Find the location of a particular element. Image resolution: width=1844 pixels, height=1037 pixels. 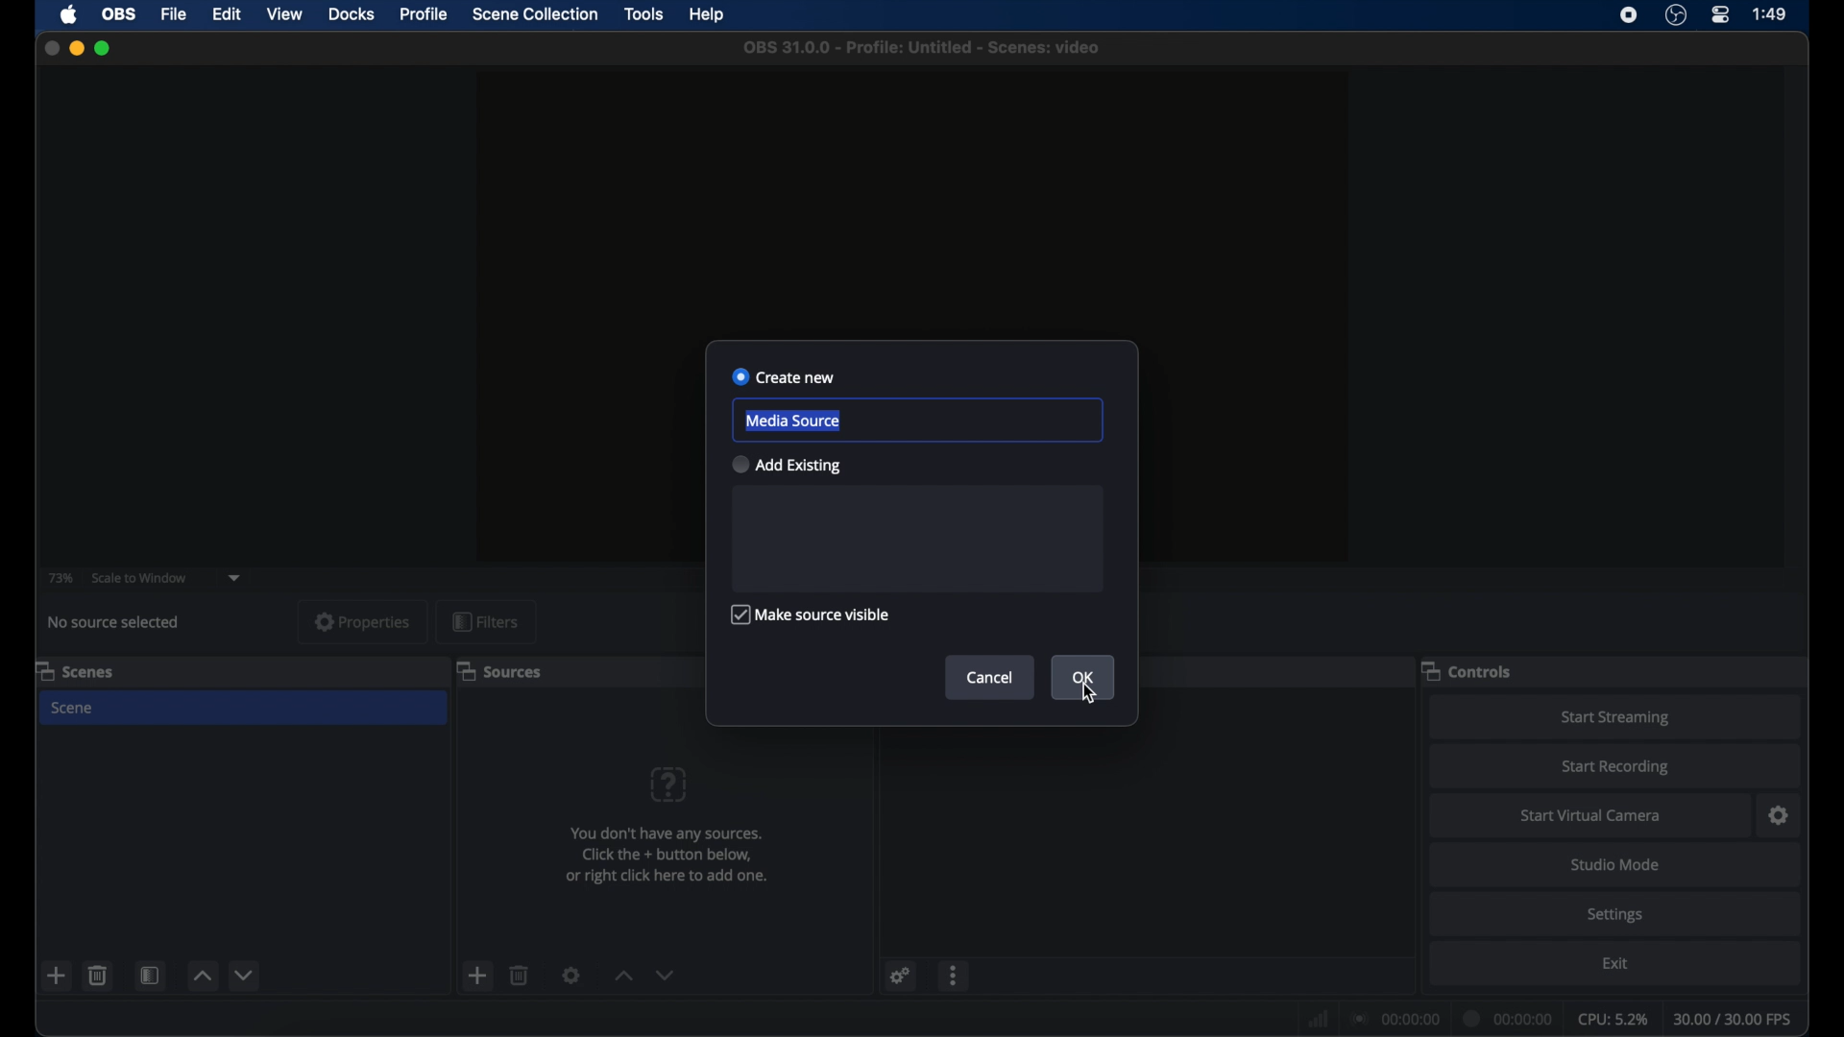

docks is located at coordinates (352, 12).